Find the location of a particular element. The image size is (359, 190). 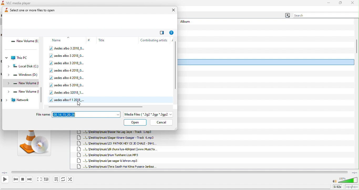

aedes albof120)8_... is located at coordinates (68, 99).